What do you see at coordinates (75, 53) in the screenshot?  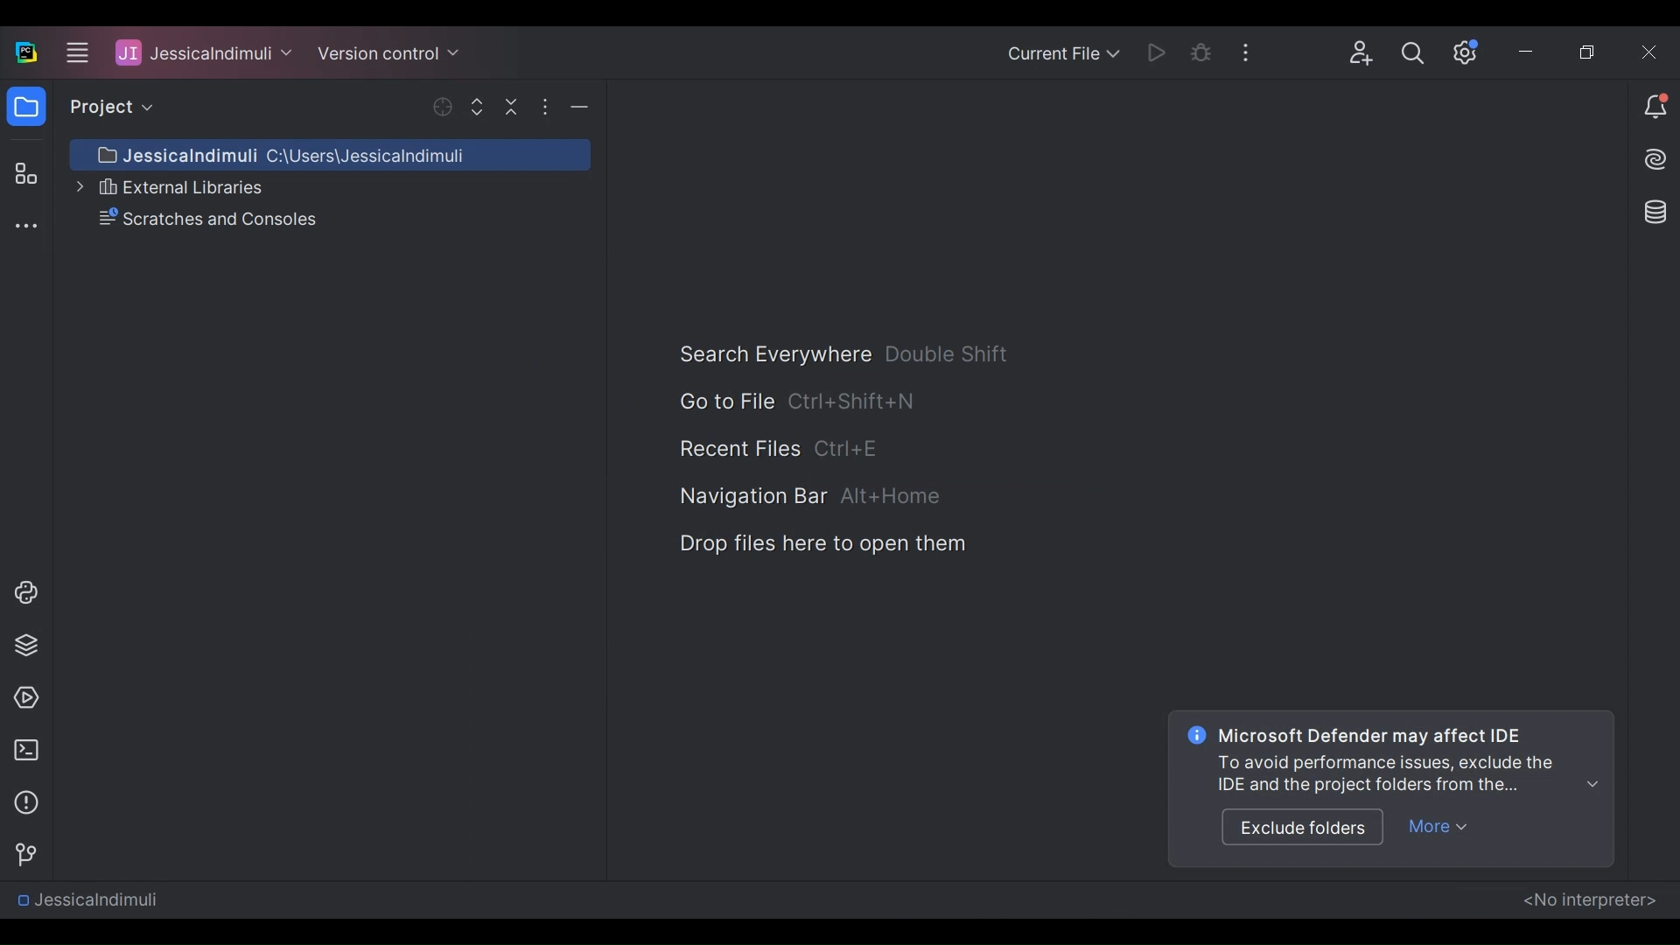 I see `Navigation bar` at bounding box center [75, 53].